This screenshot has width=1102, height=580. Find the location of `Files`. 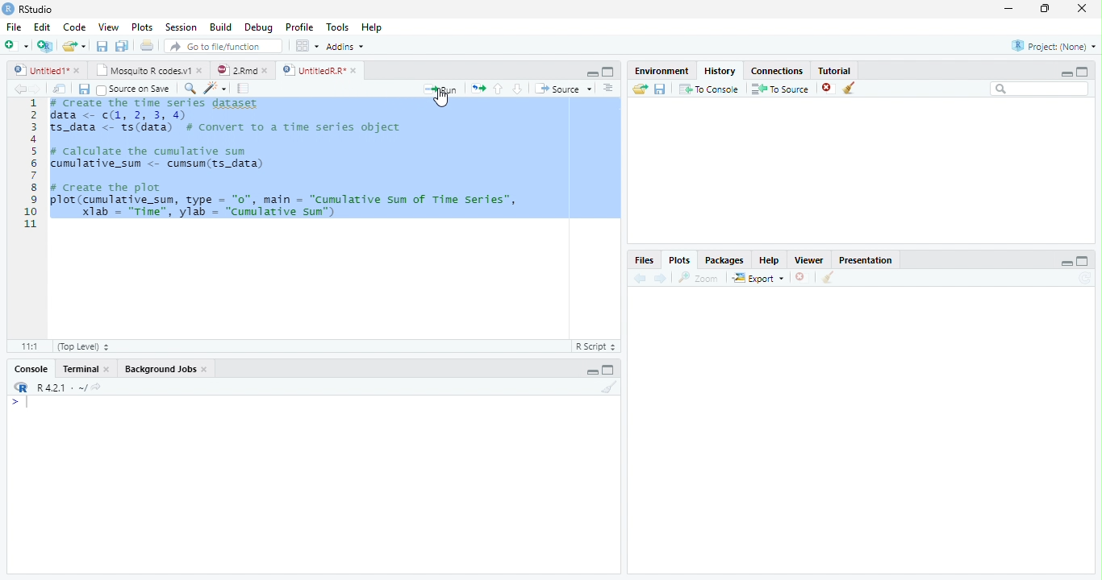

Files is located at coordinates (647, 260).